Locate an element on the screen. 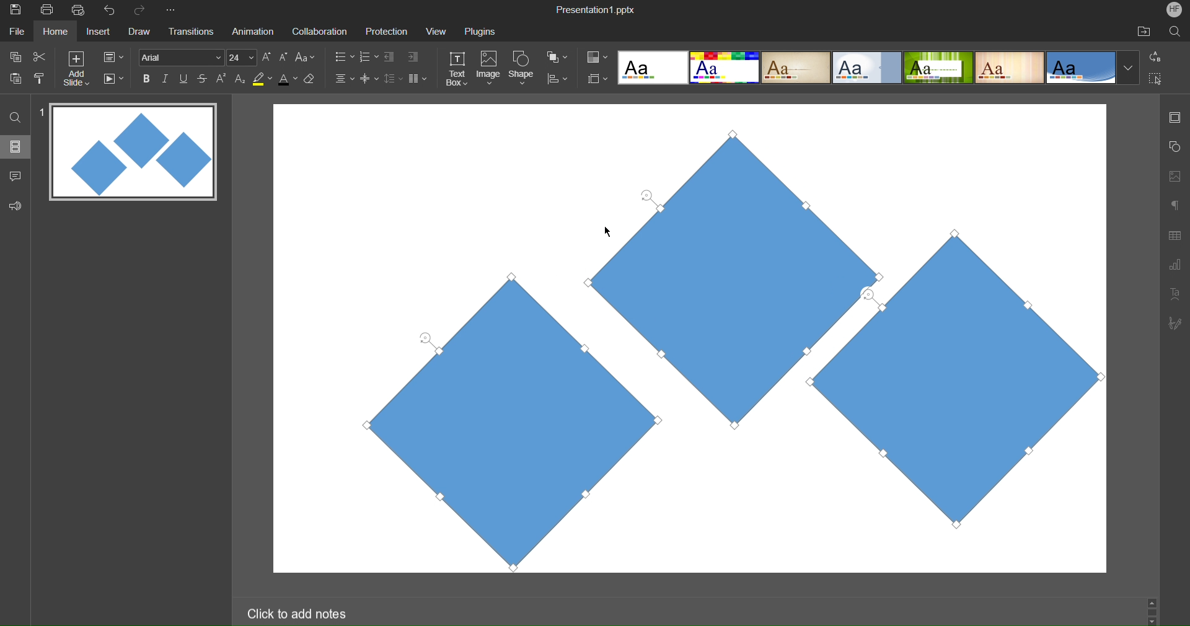 Image resolution: width=1190 pixels, height=626 pixels. Cursor is located at coordinates (610, 229).